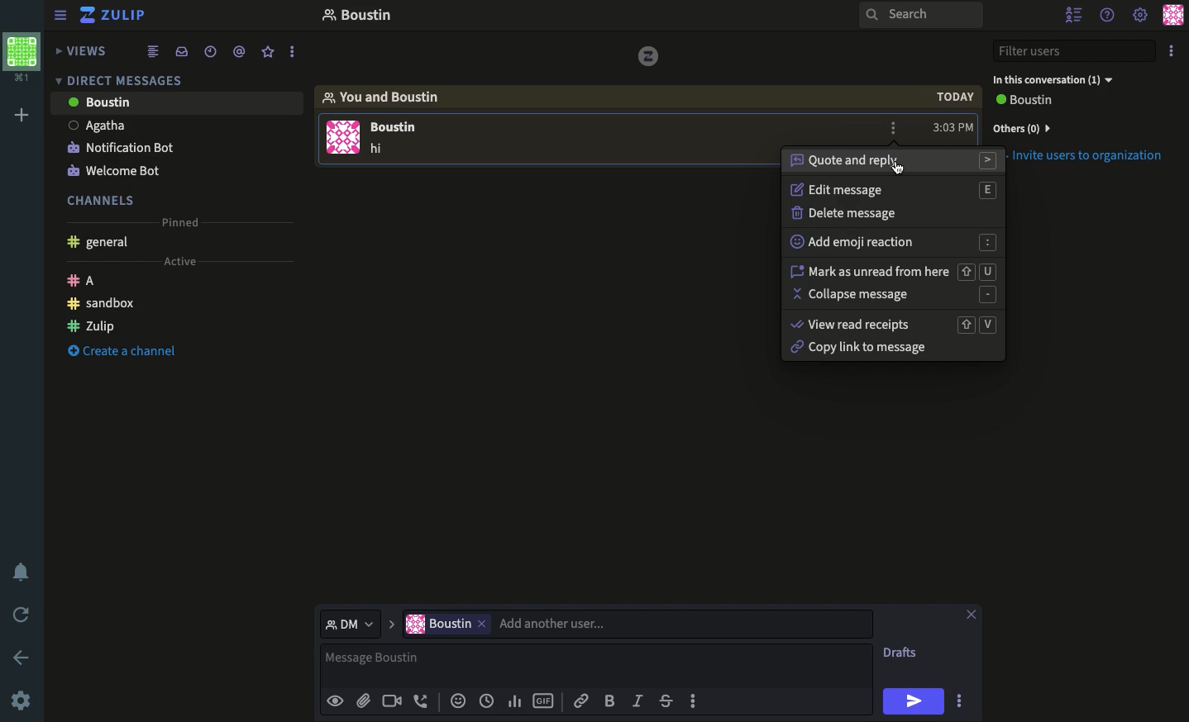 The width and height of the screenshot is (1189, 722). I want to click on Pinned, so click(183, 221).